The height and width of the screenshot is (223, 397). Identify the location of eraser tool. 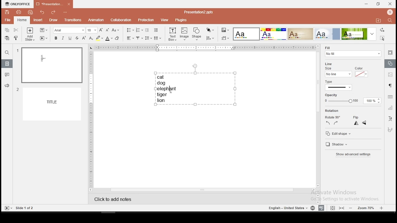
(117, 39).